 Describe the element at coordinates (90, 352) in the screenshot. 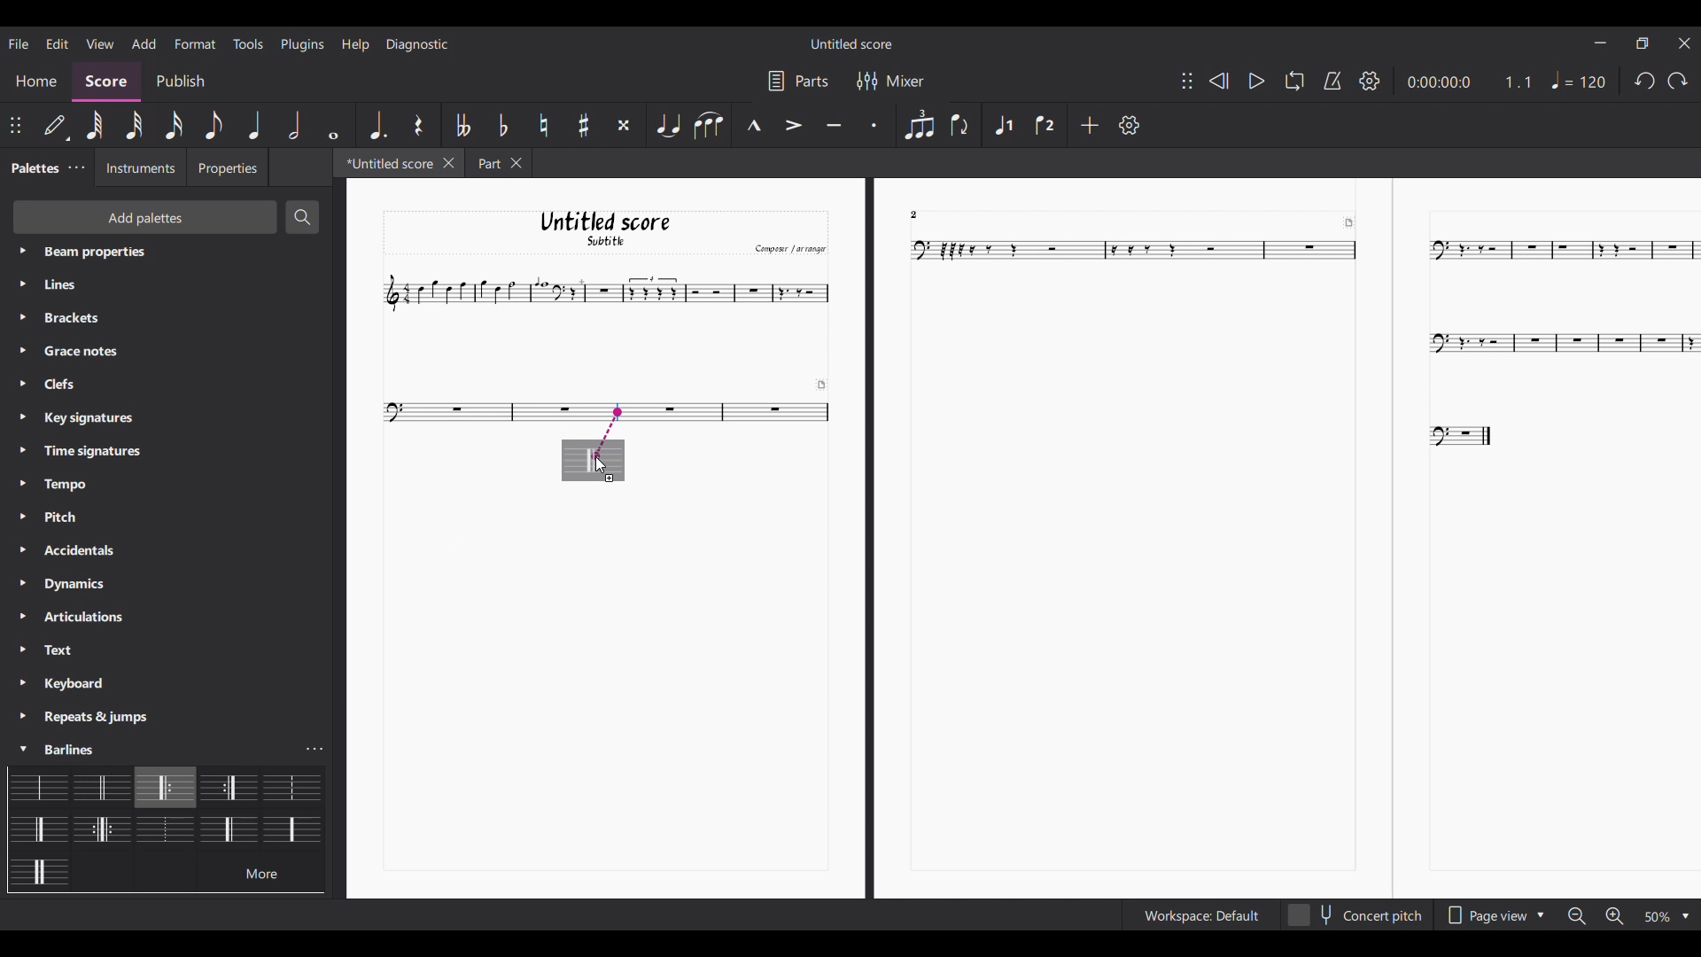

I see `Palette settings` at that location.